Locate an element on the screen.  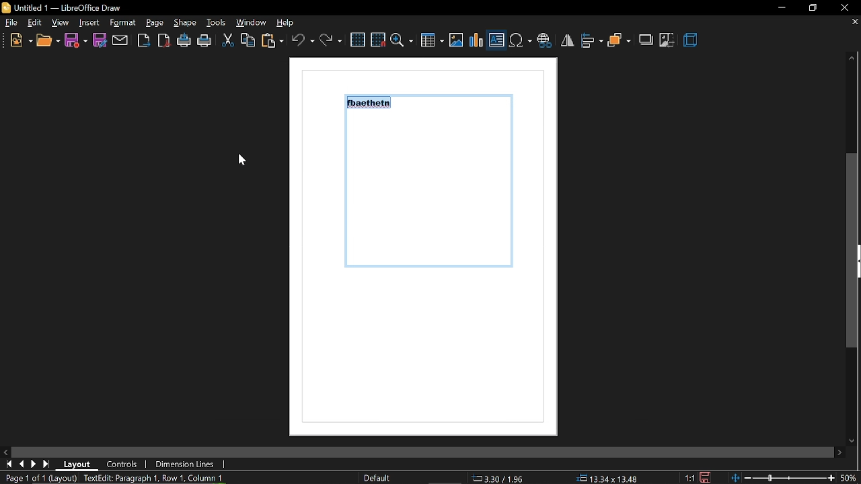
snap to grid is located at coordinates (378, 39).